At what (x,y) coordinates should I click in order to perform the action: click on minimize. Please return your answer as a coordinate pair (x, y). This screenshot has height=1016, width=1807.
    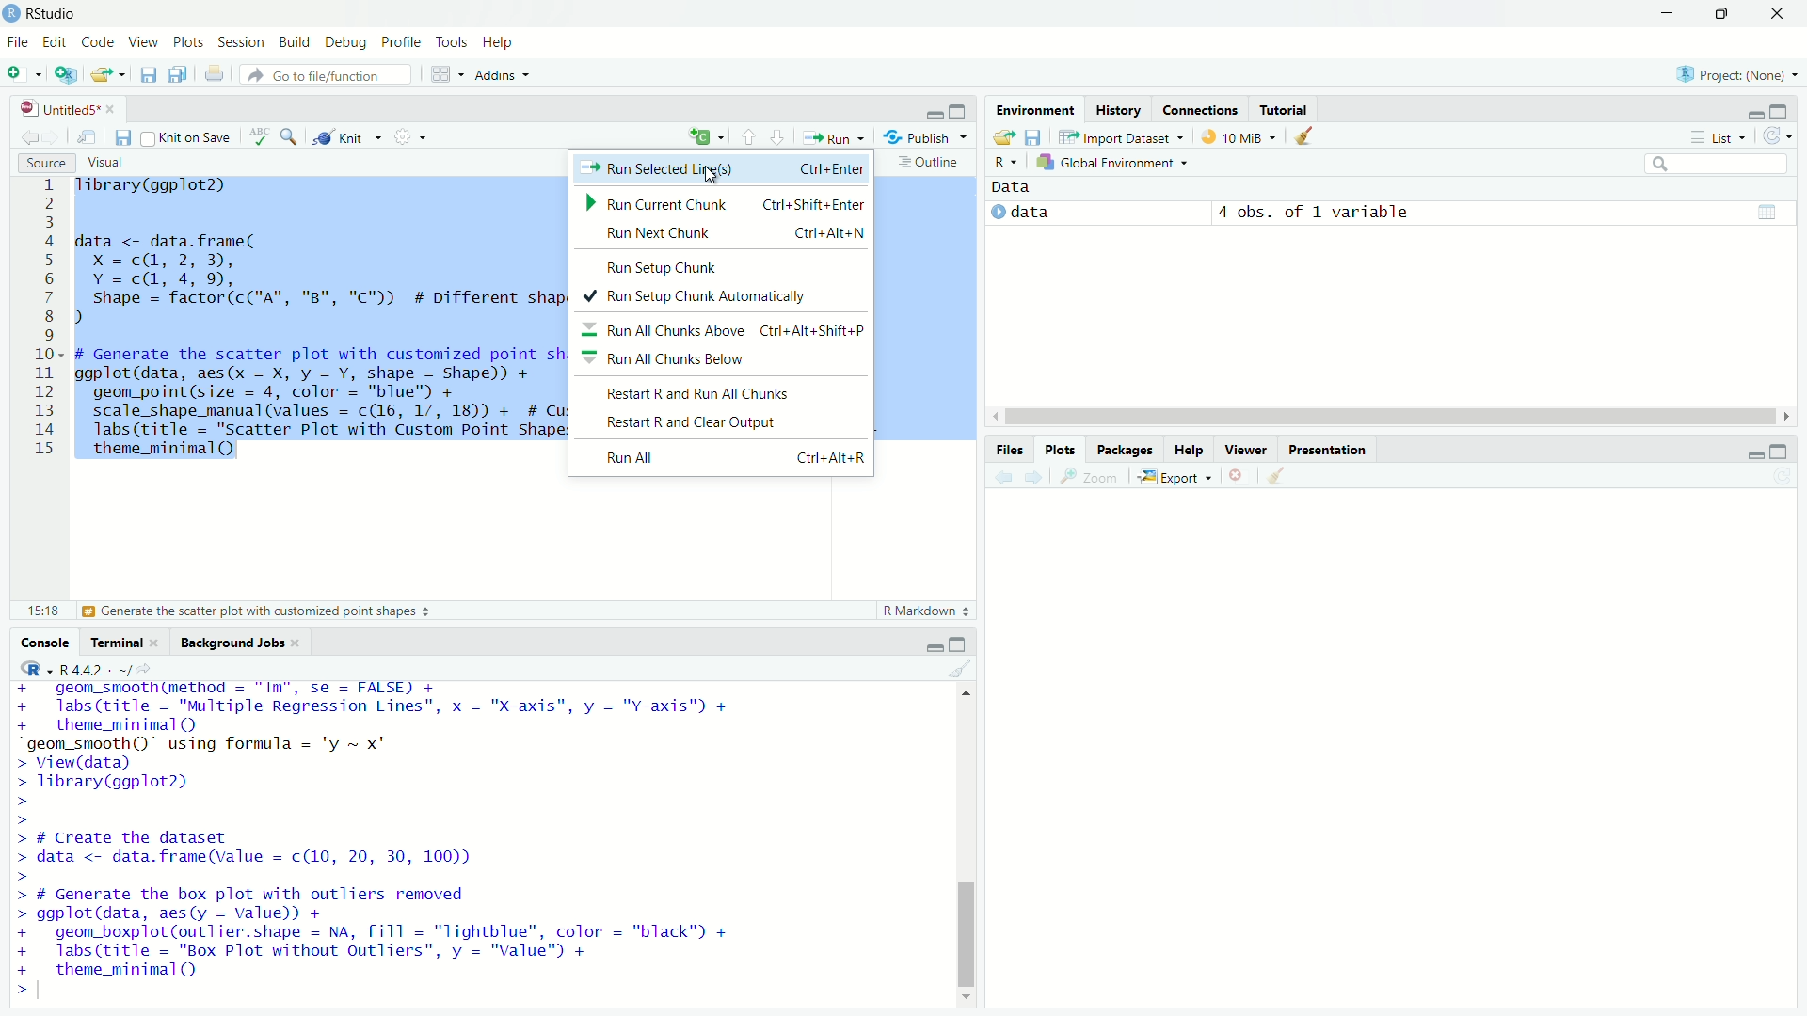
    Looking at the image, I should click on (933, 646).